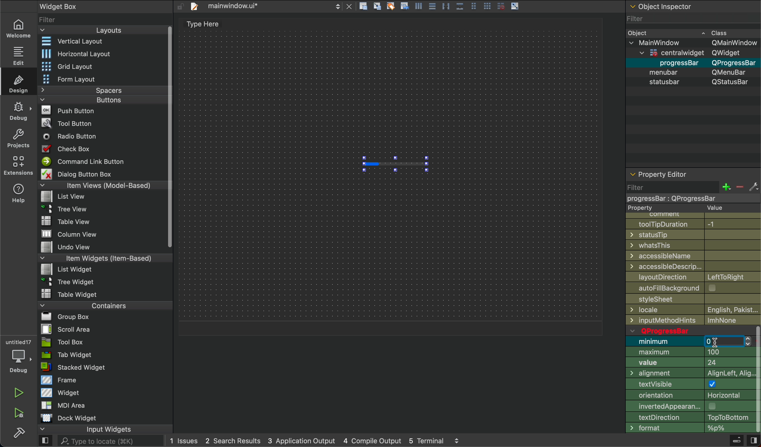 The width and height of the screenshot is (761, 447). I want to click on Radio Button, so click(72, 136).